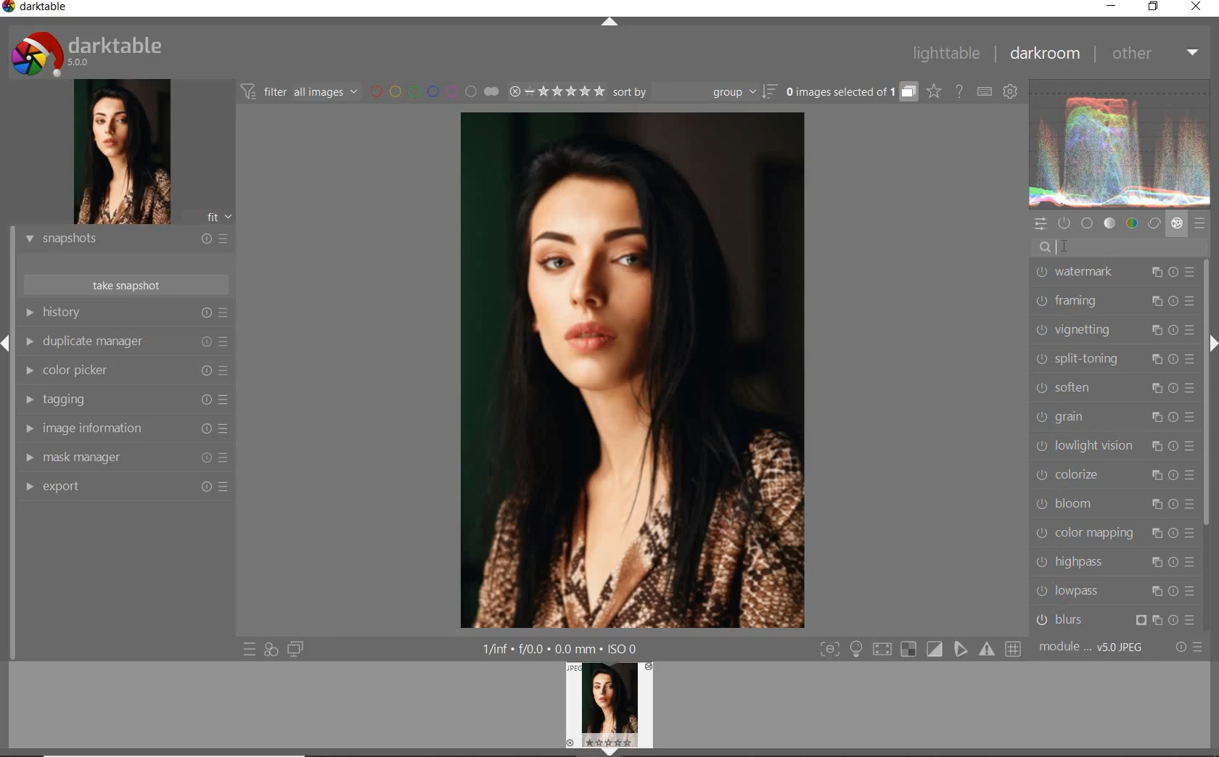 The height and width of the screenshot is (757, 1219). What do you see at coordinates (695, 91) in the screenshot?
I see `sort` at bounding box center [695, 91].